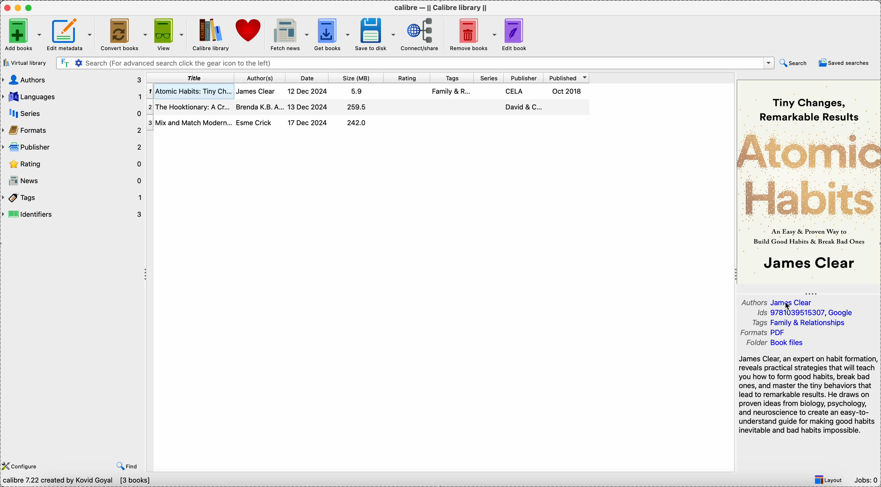 The width and height of the screenshot is (881, 487). What do you see at coordinates (18, 7) in the screenshot?
I see `minimize` at bounding box center [18, 7].